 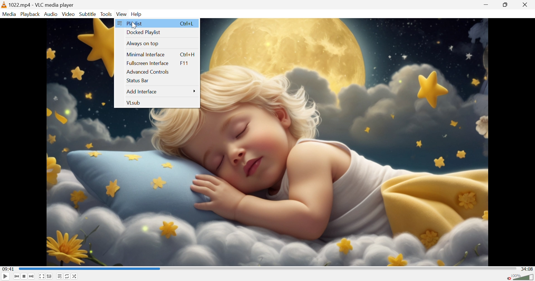 I want to click on cursor, so click(x=135, y=25).